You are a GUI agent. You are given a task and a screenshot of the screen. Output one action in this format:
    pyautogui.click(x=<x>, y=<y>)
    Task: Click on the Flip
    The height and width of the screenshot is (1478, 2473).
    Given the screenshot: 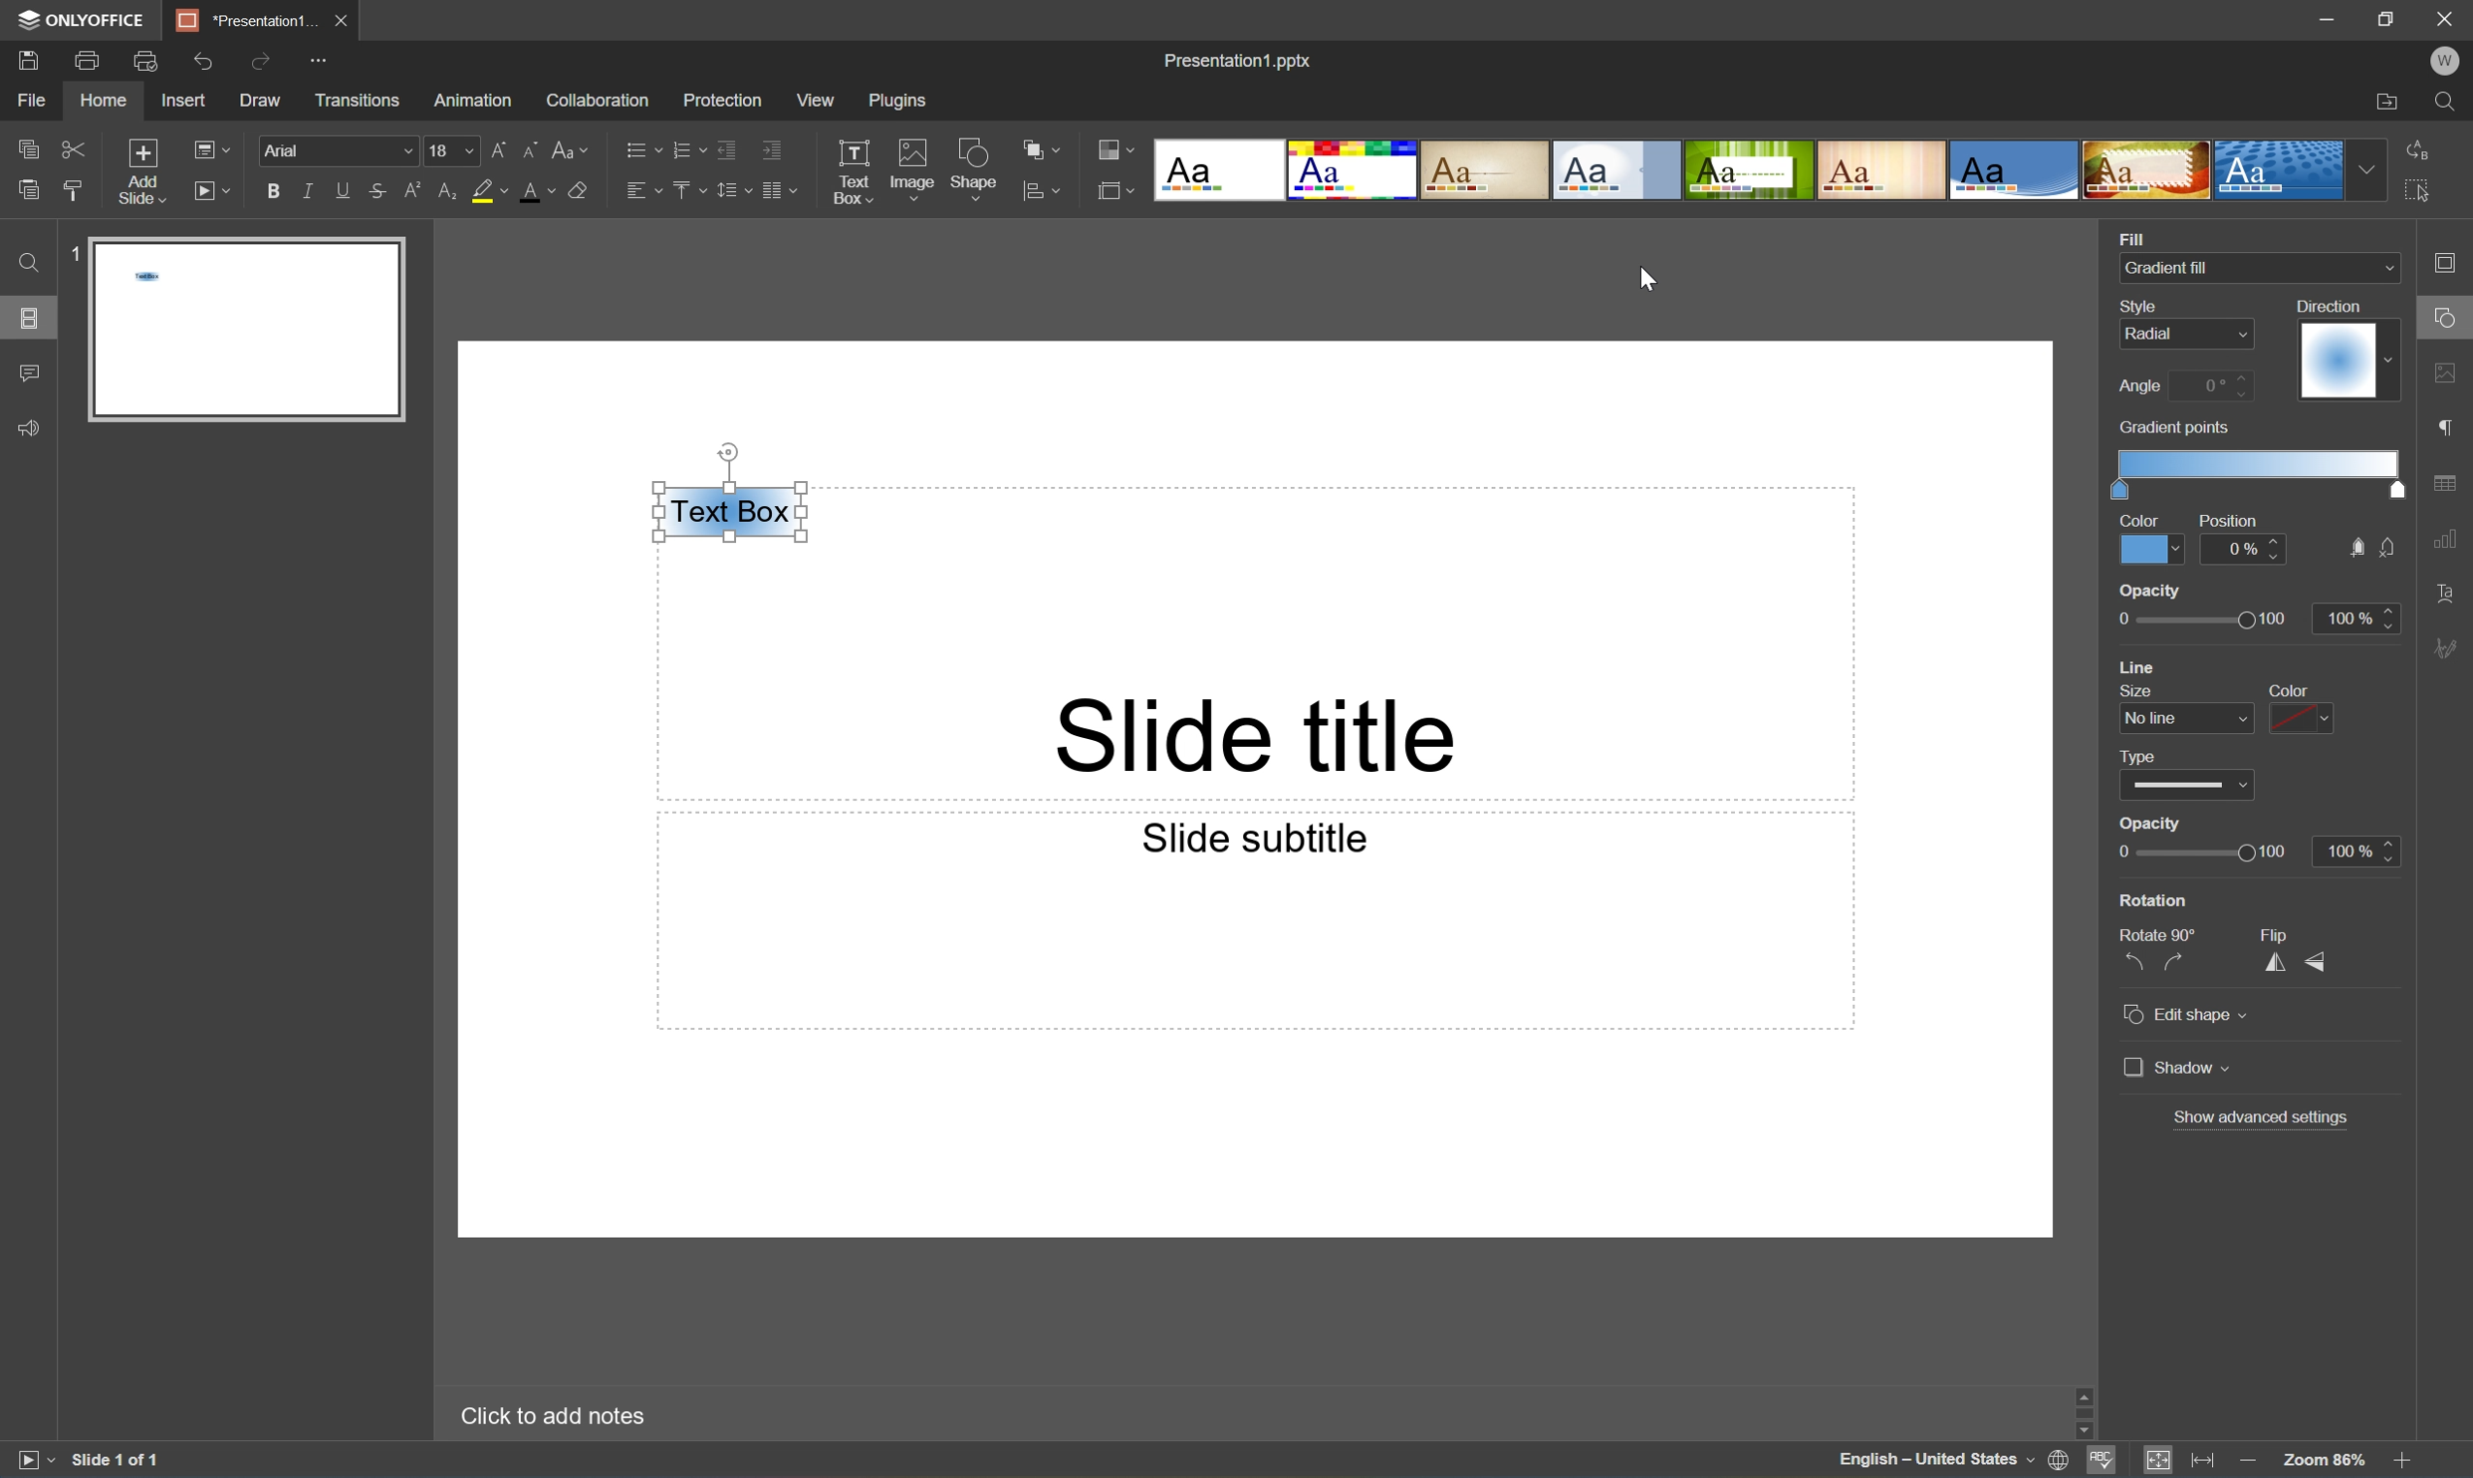 What is the action you would take?
    pyautogui.click(x=2277, y=931)
    